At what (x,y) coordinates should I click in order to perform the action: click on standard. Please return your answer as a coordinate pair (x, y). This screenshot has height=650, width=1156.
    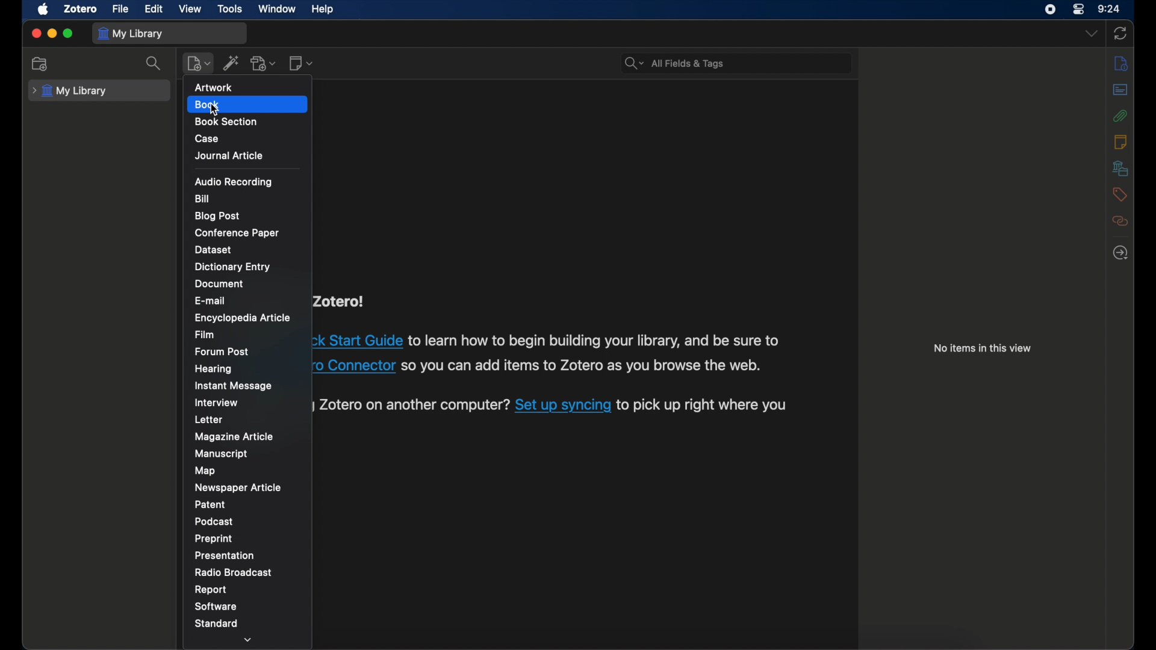
    Looking at the image, I should click on (217, 623).